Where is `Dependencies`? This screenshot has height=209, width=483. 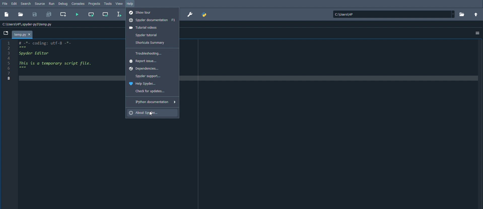
Dependencies is located at coordinates (145, 68).